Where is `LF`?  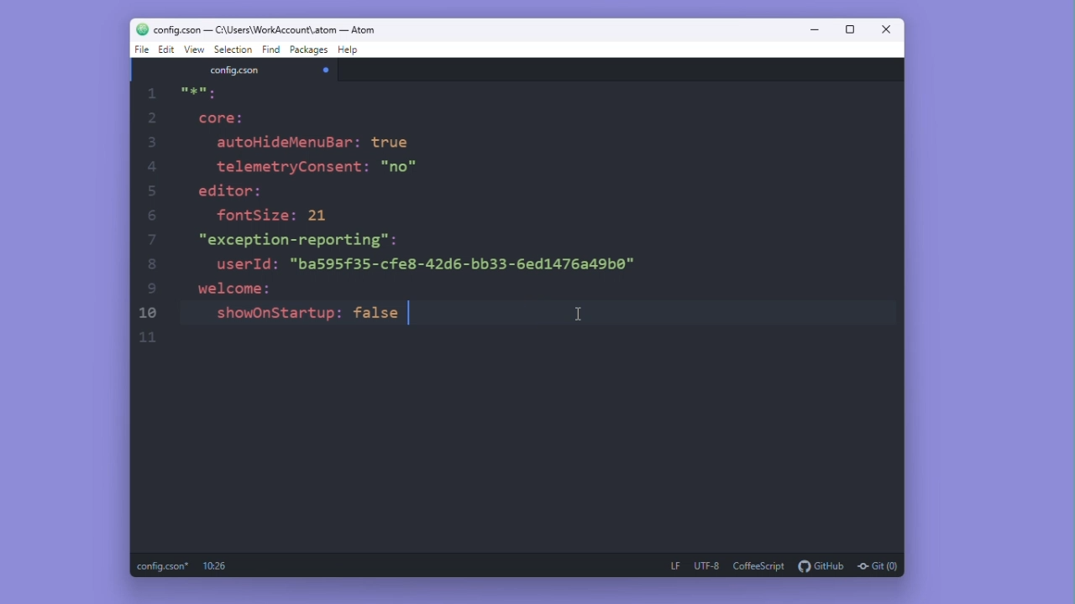 LF is located at coordinates (672, 565).